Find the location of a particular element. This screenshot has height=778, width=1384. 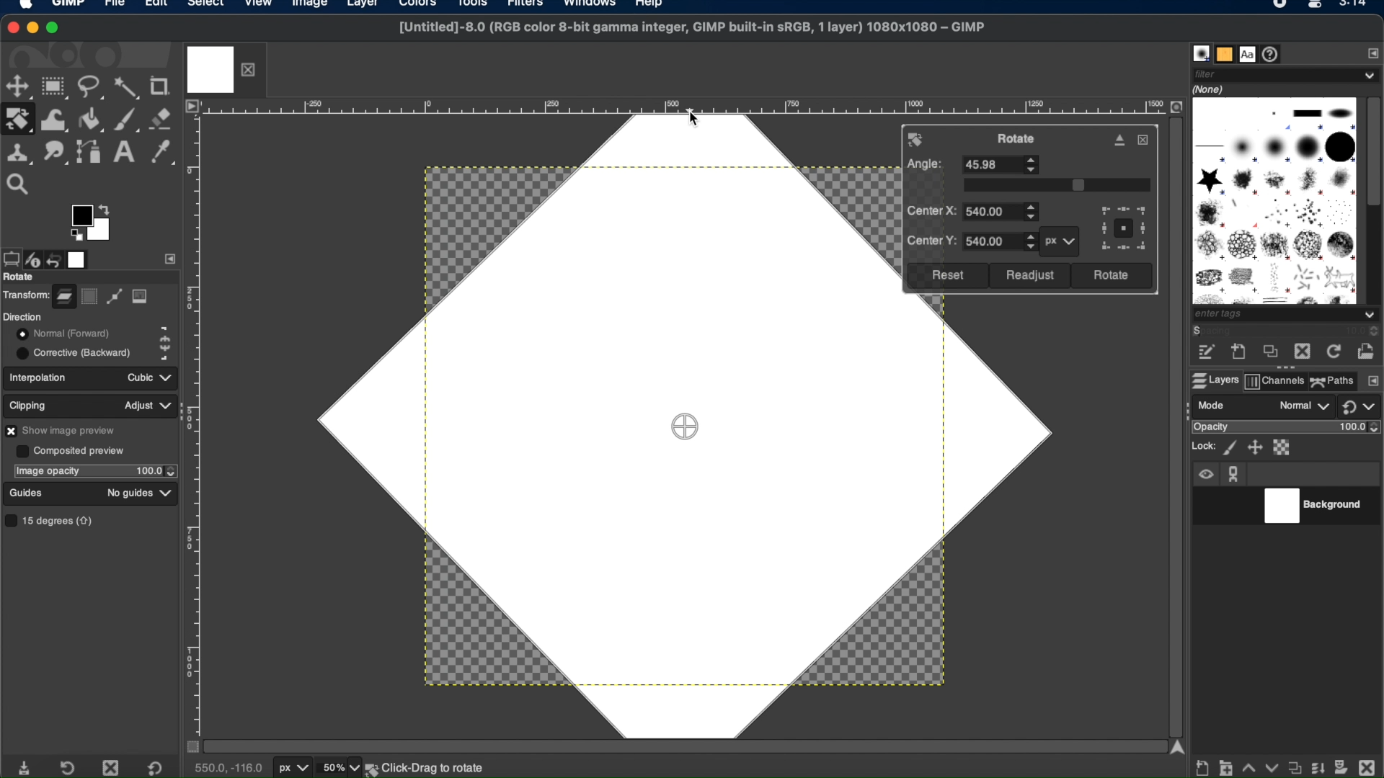

normal drop down is located at coordinates (1303, 407).